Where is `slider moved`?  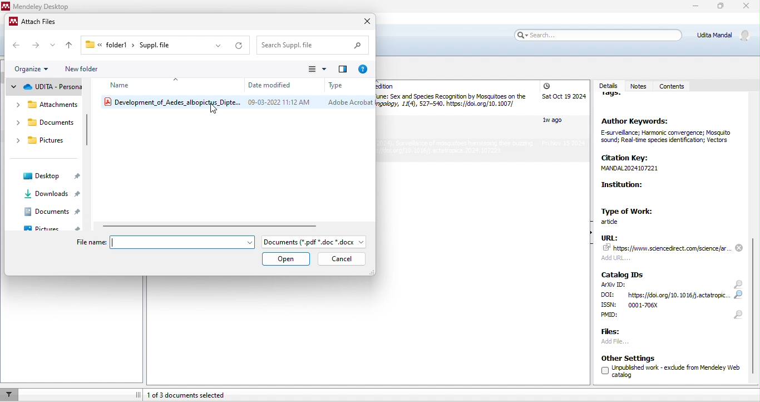 slider moved is located at coordinates (755, 305).